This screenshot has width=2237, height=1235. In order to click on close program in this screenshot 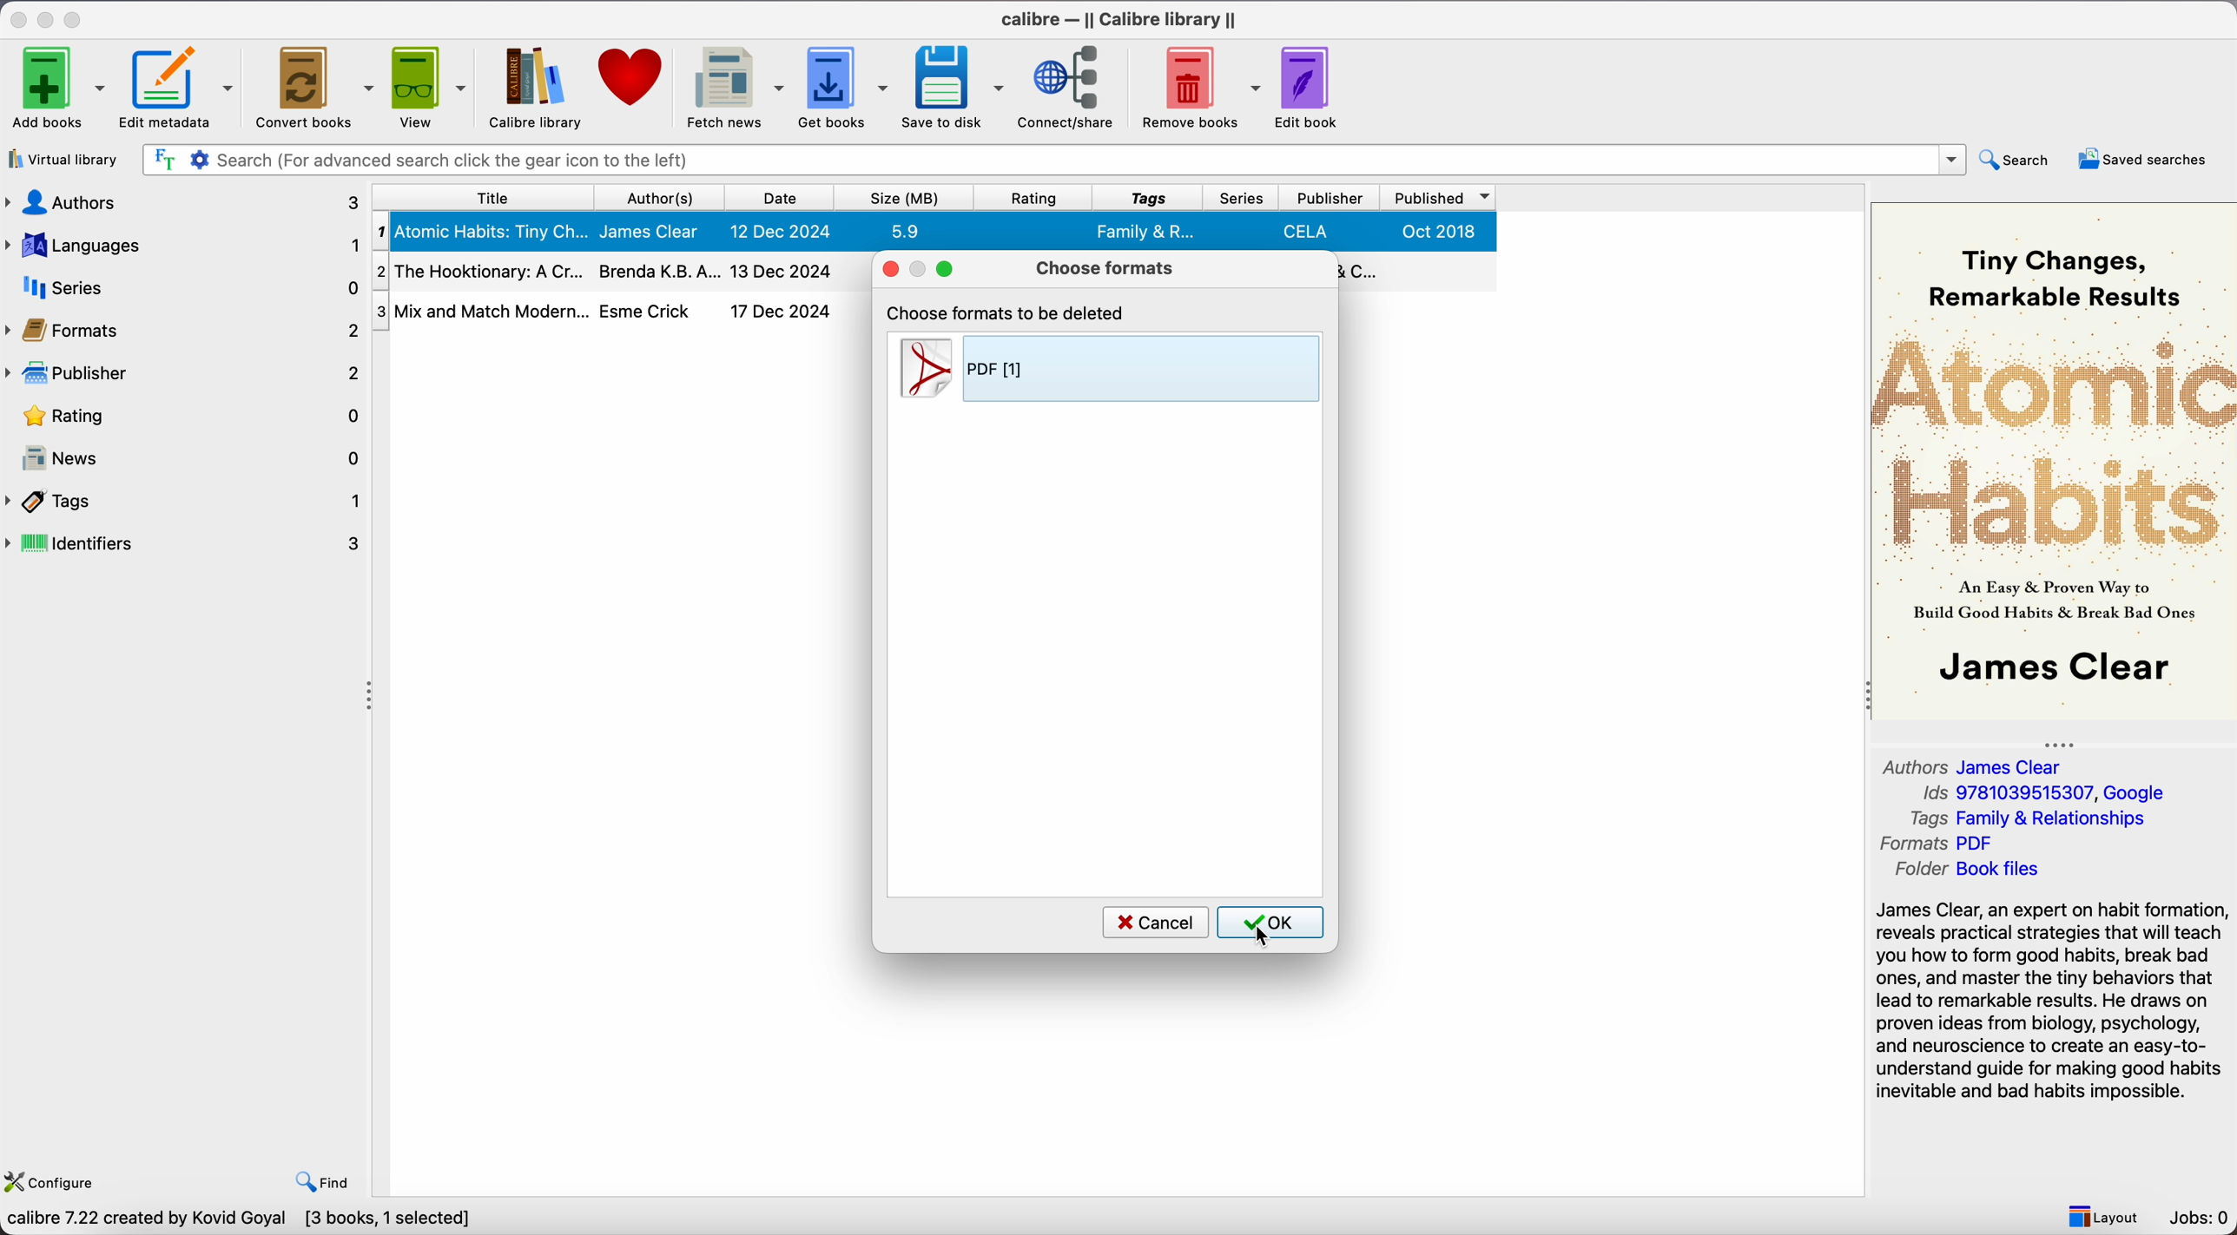, I will do `click(18, 18)`.